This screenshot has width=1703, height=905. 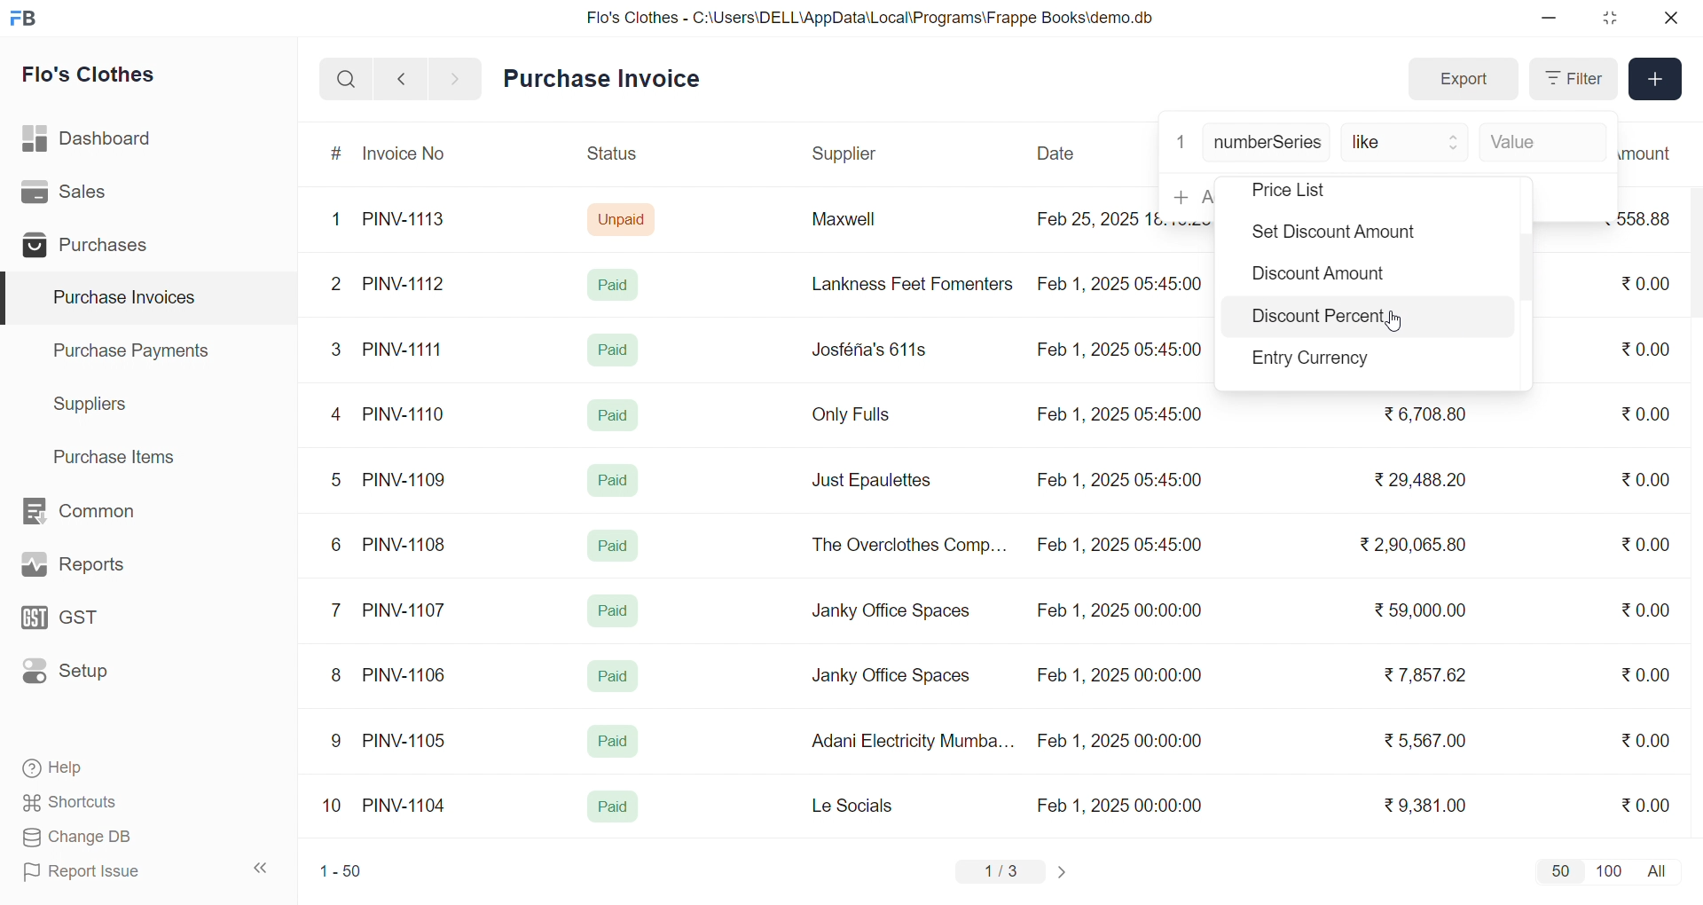 I want to click on PINV-1109, so click(x=406, y=479).